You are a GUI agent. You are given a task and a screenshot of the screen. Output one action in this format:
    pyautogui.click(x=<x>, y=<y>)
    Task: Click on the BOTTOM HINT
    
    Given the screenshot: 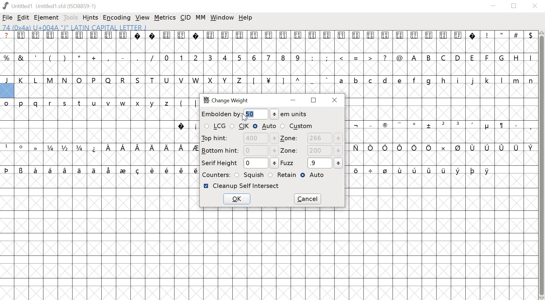 What is the action you would take?
    pyautogui.click(x=240, y=150)
    